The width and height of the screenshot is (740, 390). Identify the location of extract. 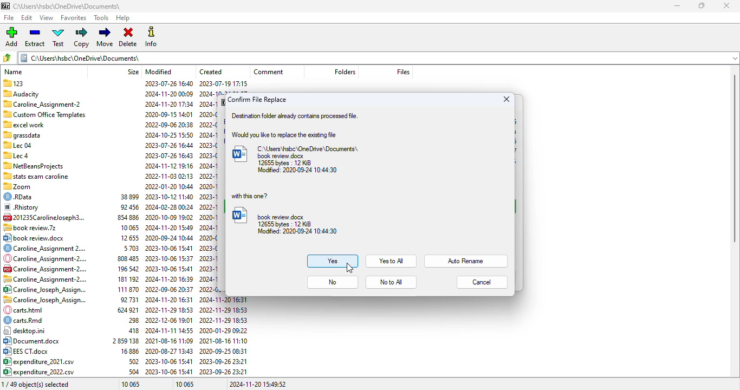
(35, 37).